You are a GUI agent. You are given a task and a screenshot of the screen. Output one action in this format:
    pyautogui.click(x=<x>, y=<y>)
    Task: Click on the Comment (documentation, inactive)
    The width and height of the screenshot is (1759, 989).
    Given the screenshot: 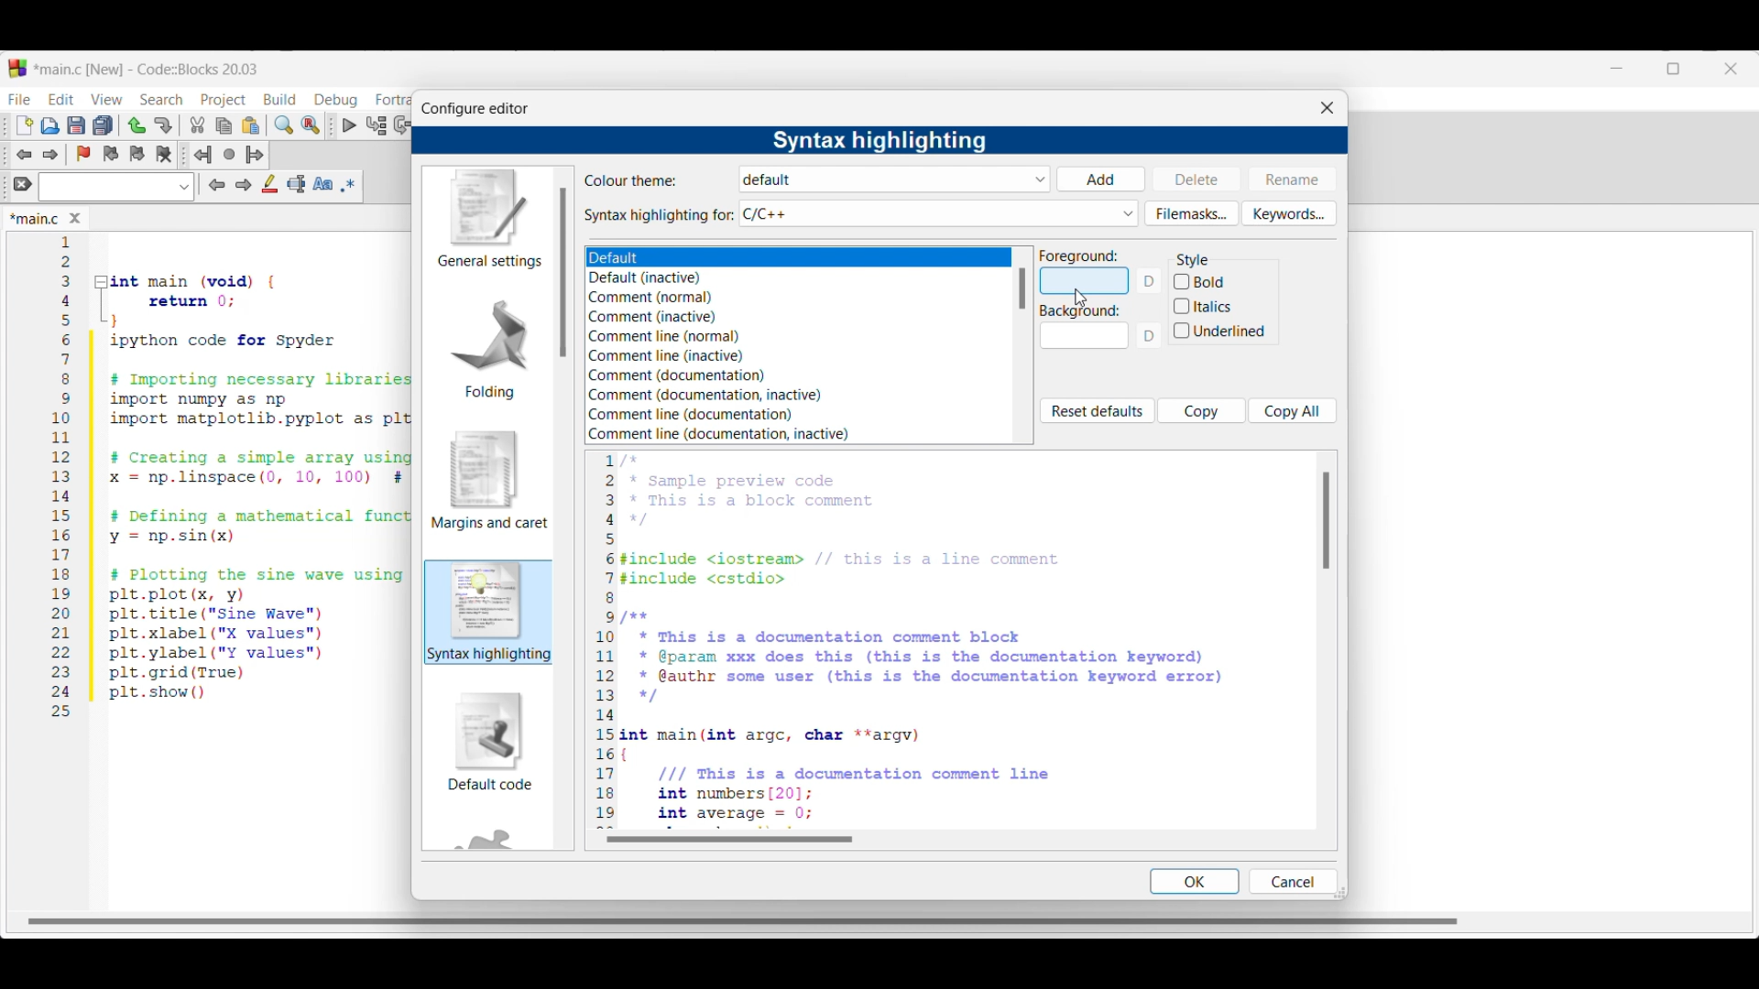 What is the action you would take?
    pyautogui.click(x=719, y=396)
    